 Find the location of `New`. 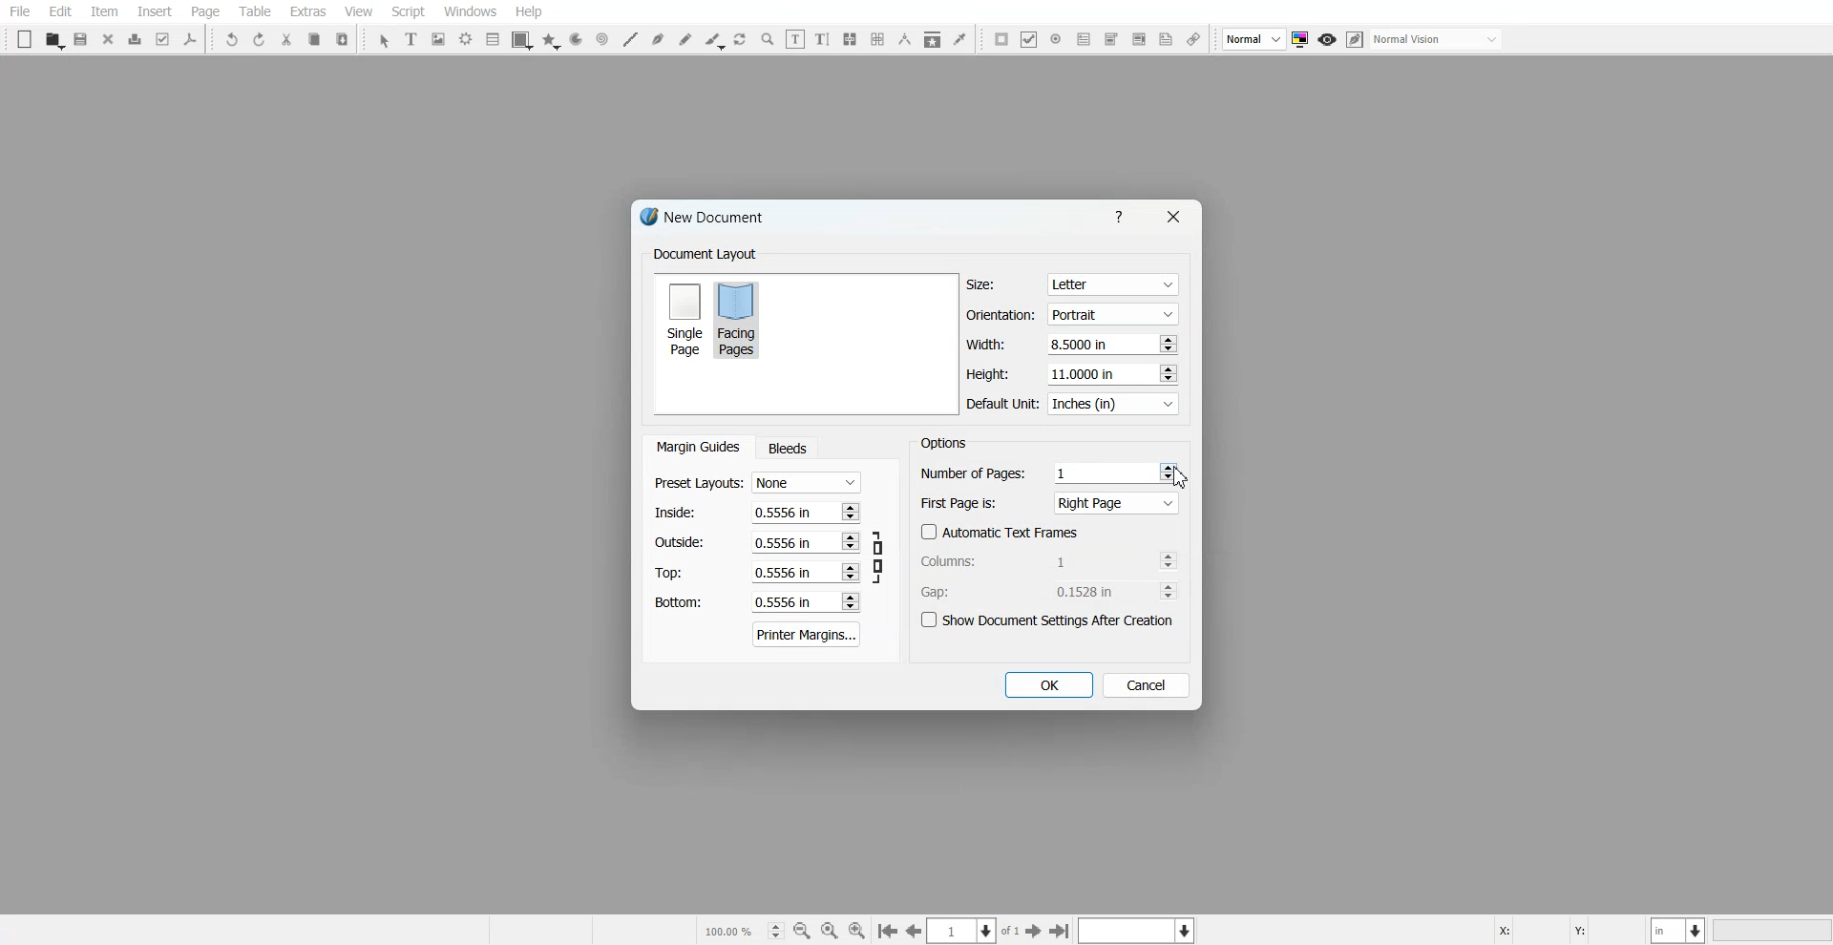

New is located at coordinates (25, 39).